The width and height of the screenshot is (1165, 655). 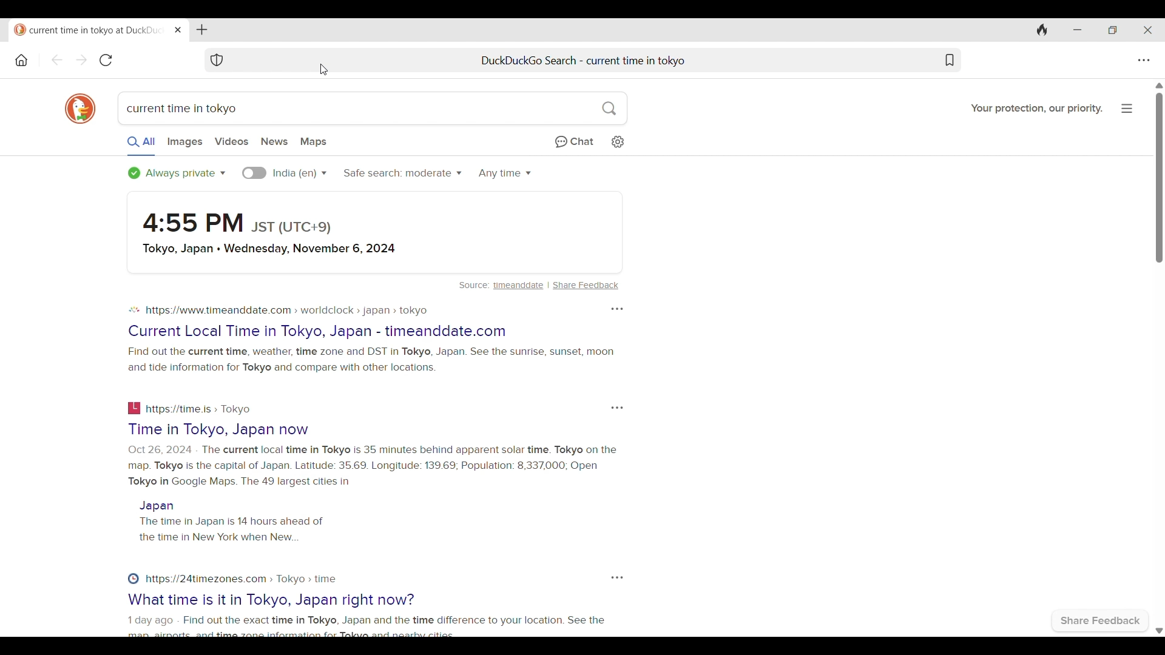 What do you see at coordinates (22, 60) in the screenshot?
I see `Home` at bounding box center [22, 60].